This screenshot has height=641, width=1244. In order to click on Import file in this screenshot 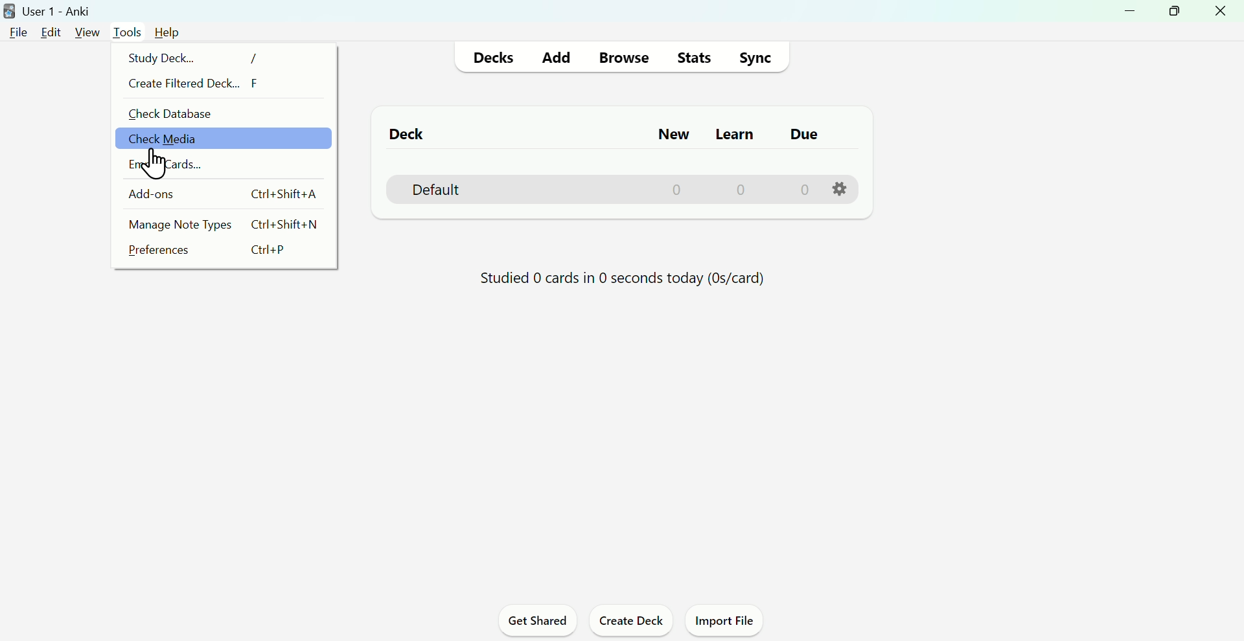, I will do `click(726, 621)`.